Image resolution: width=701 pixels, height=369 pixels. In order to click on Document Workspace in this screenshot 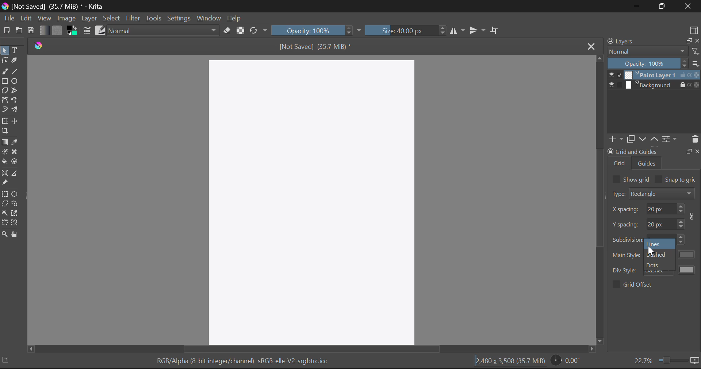, I will do `click(313, 201)`.